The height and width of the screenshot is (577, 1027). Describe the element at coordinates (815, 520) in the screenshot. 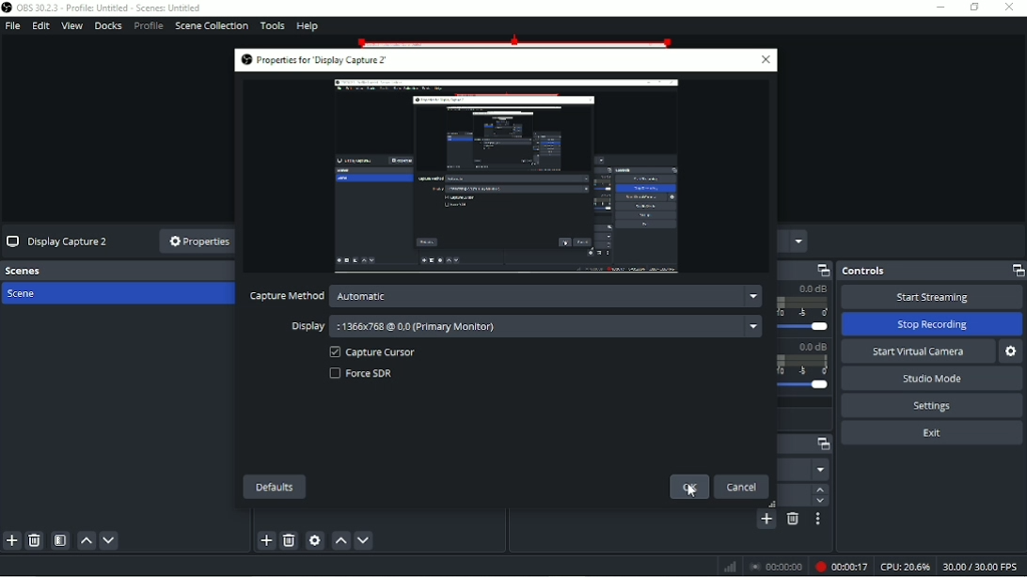

I see `Transition properties` at that location.